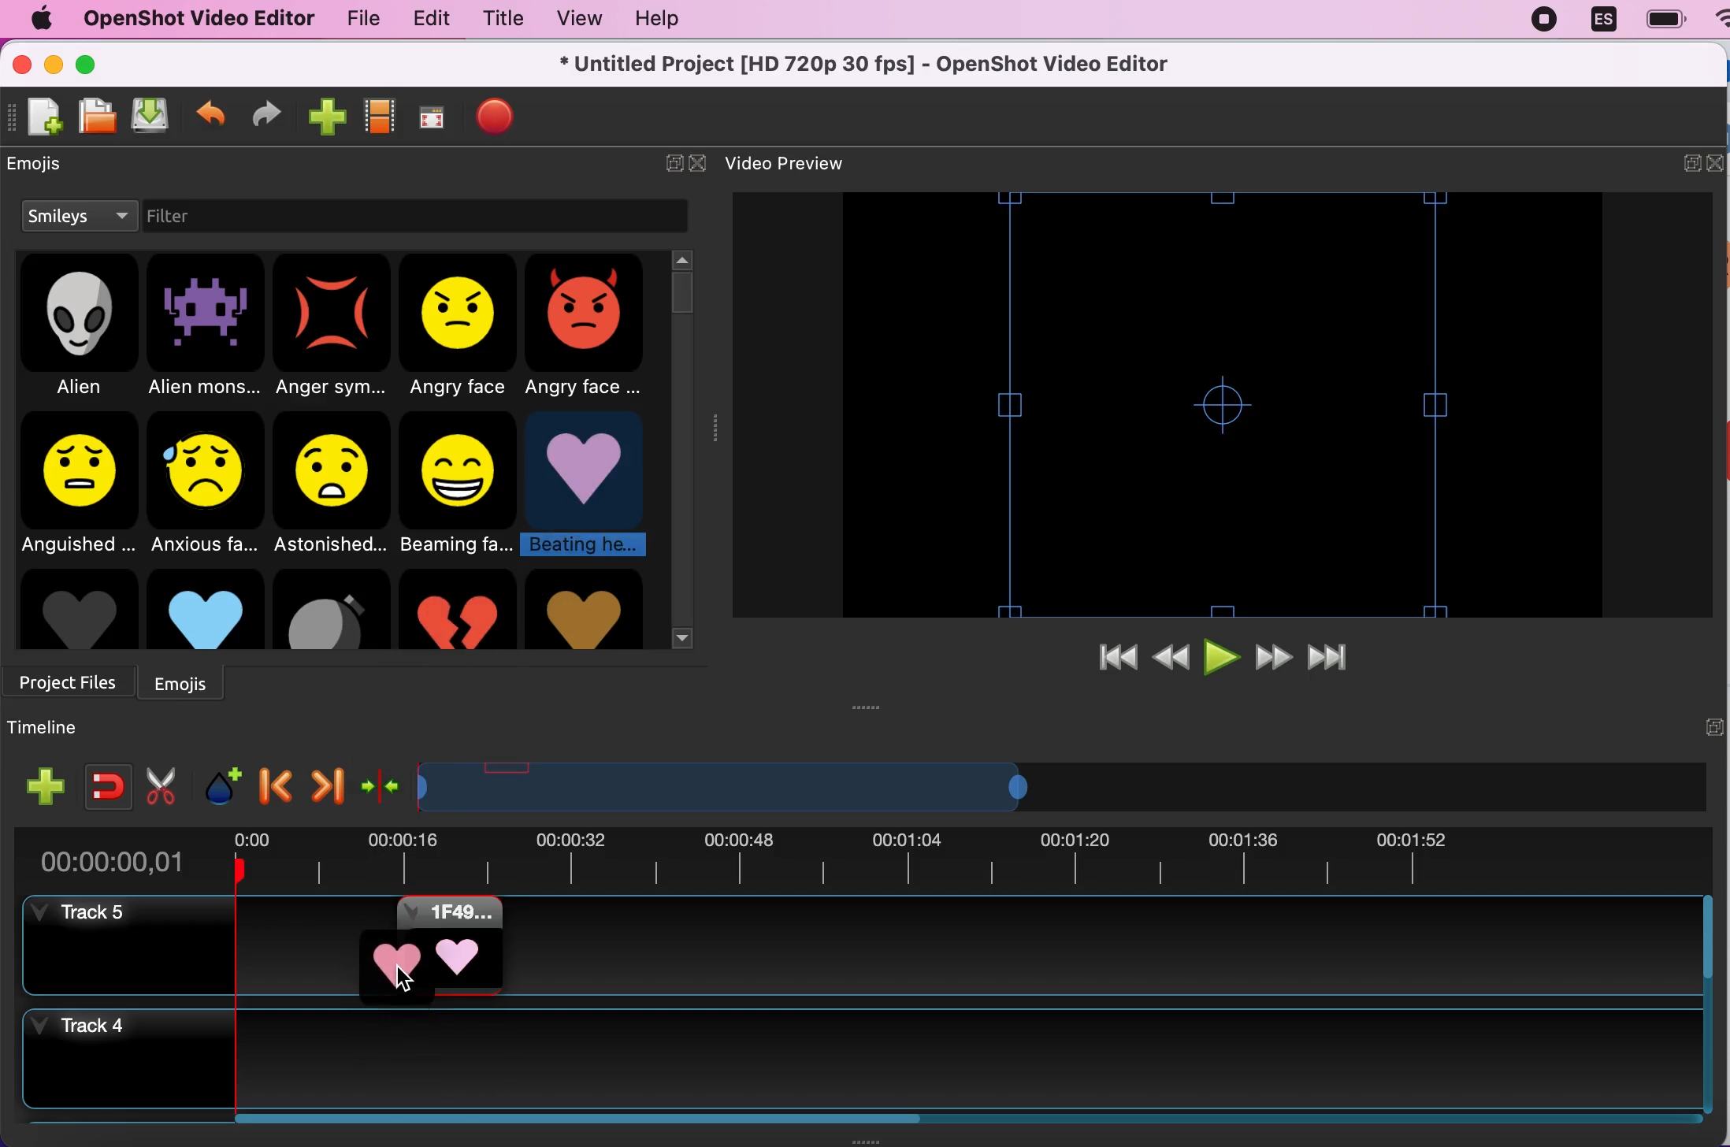 This screenshot has height=1147, width=1730. What do you see at coordinates (1171, 658) in the screenshot?
I see `rewind` at bounding box center [1171, 658].